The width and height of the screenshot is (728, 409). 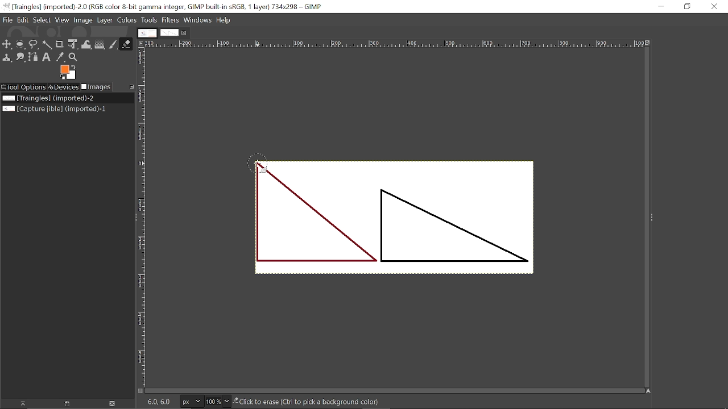 What do you see at coordinates (318, 403) in the screenshot?
I see `click to erase (Ctrl to pick a background color)` at bounding box center [318, 403].